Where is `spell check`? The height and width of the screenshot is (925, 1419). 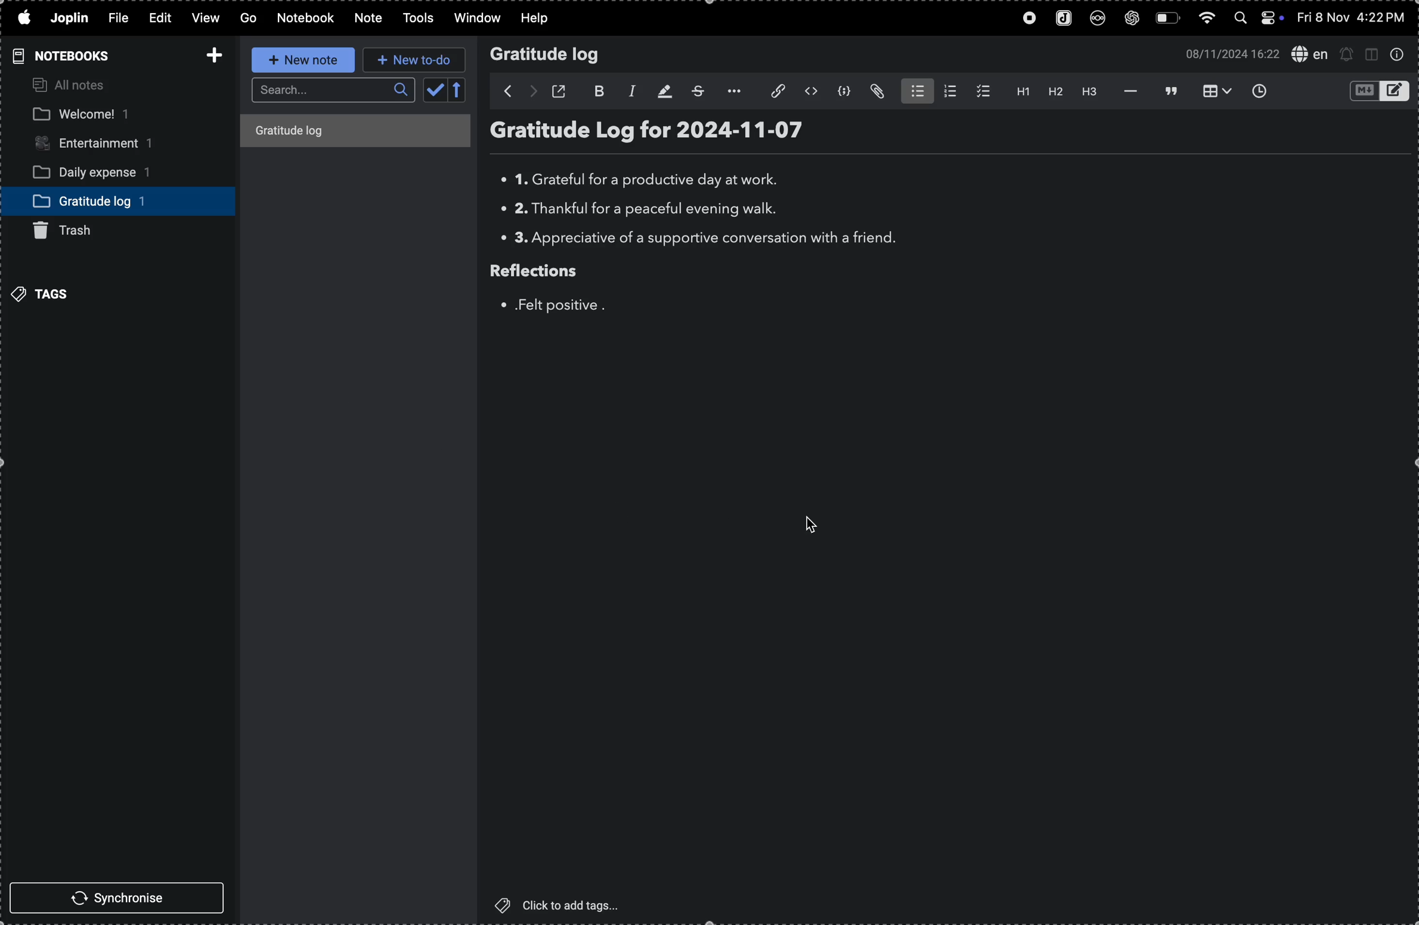
spell check is located at coordinates (1311, 53).